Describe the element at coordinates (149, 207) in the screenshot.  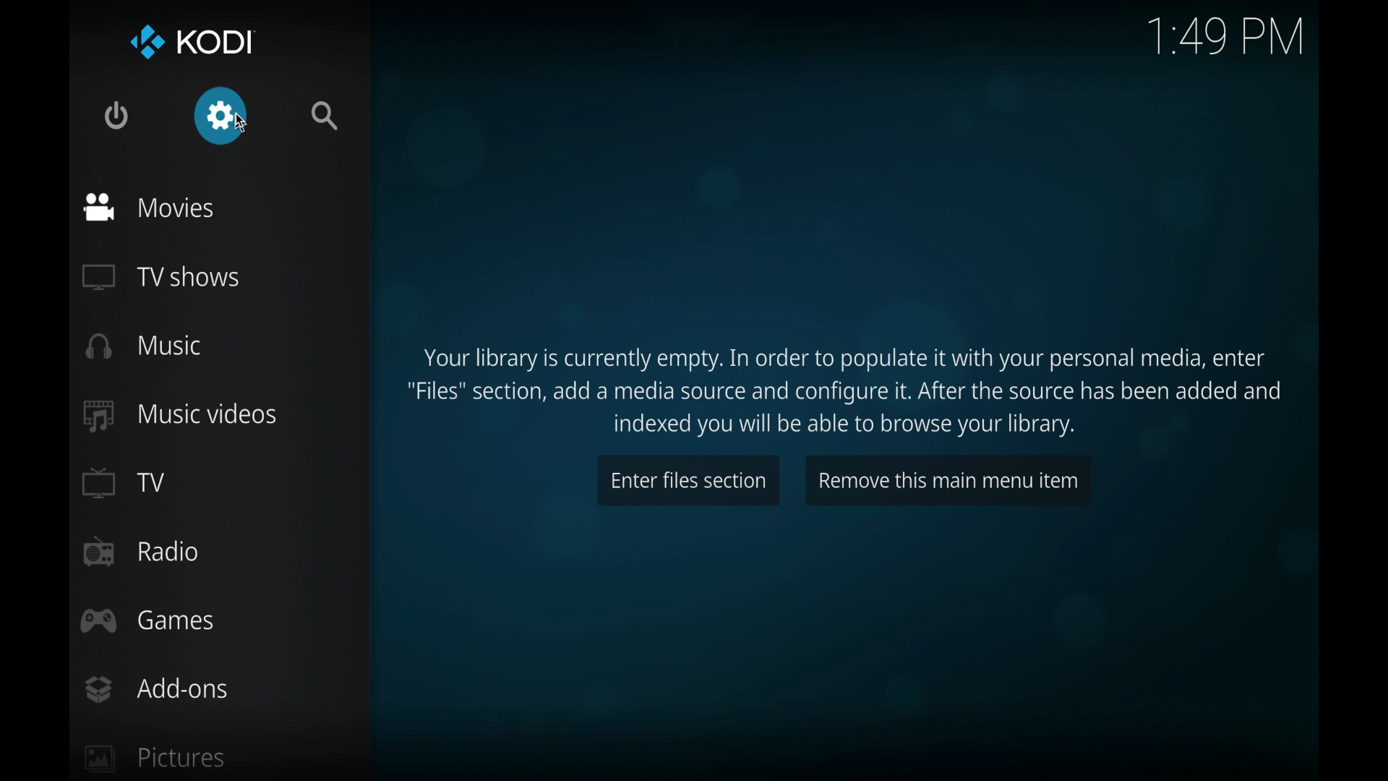
I see `movies` at that location.